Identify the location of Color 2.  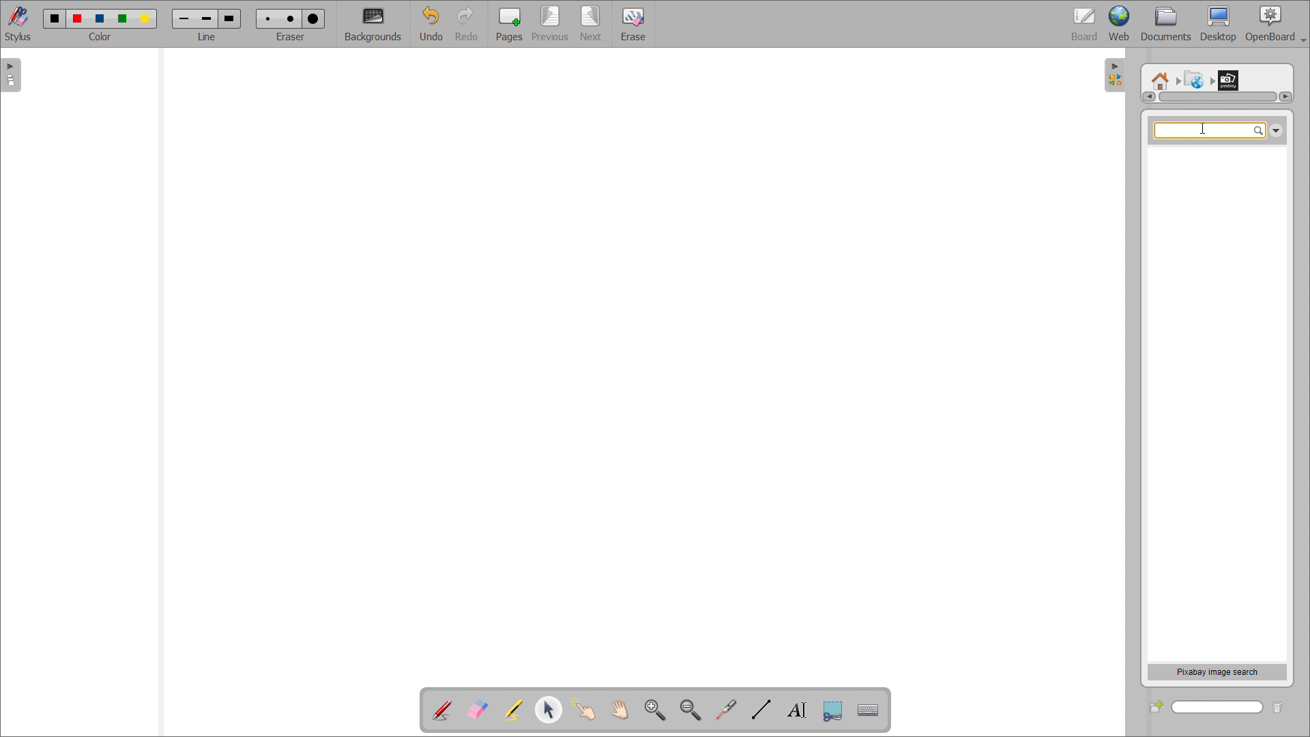
(78, 17).